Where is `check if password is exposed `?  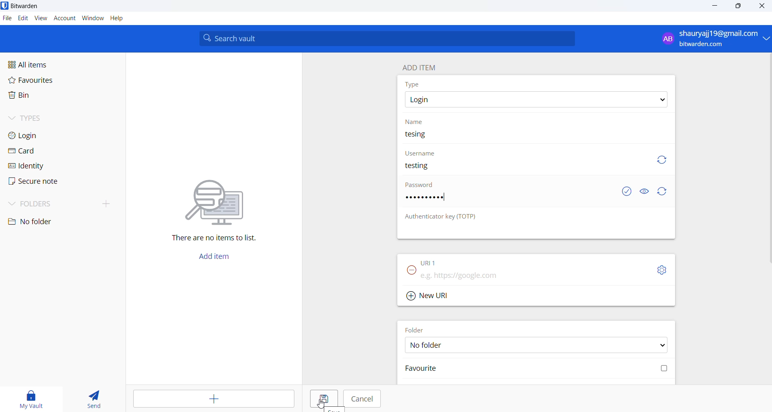
check if password is exposed  is located at coordinates (627, 191).